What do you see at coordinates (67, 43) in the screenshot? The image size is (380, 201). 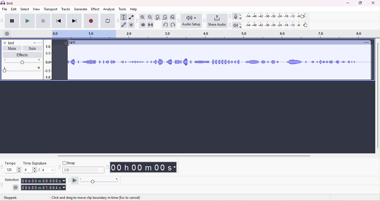 I see `cursor position` at bounding box center [67, 43].